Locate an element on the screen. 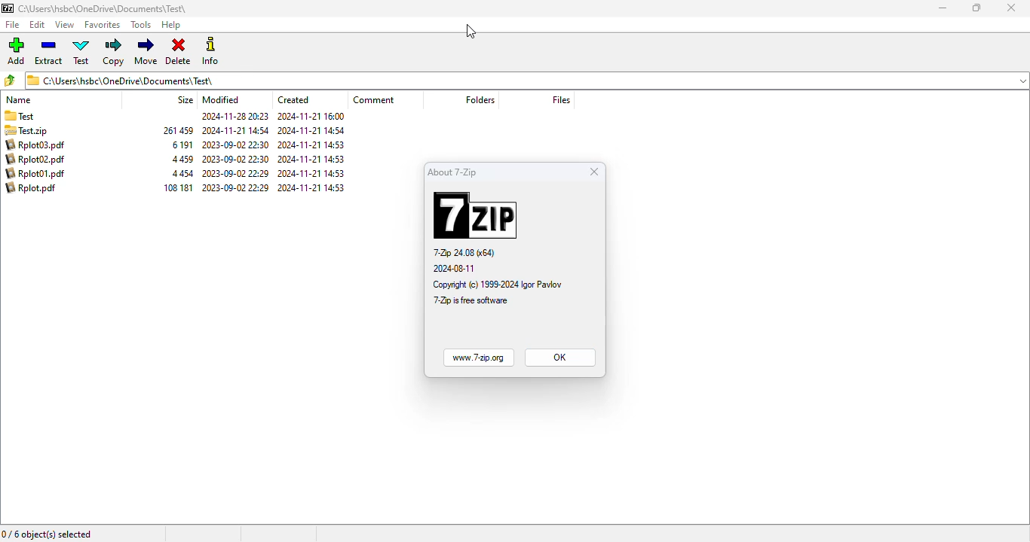  cursor is located at coordinates (471, 32).